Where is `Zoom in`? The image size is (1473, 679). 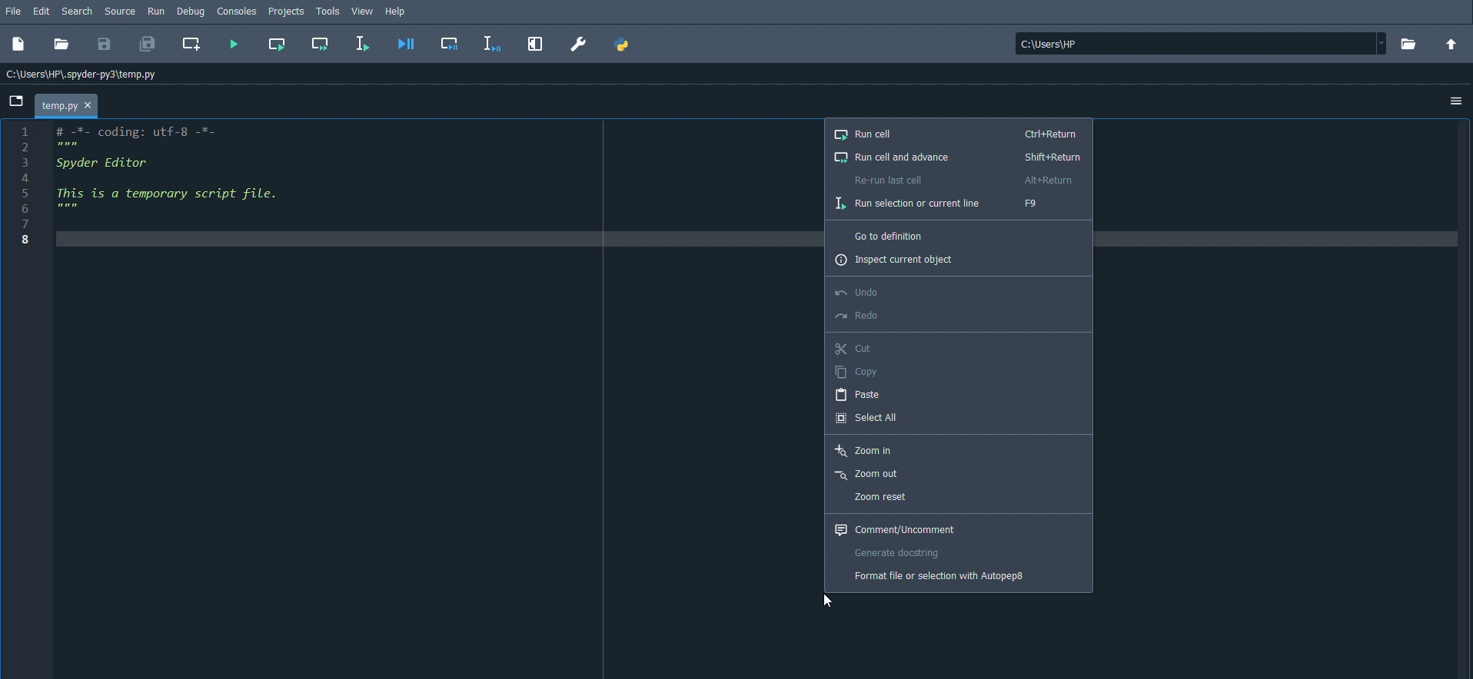 Zoom in is located at coordinates (864, 450).